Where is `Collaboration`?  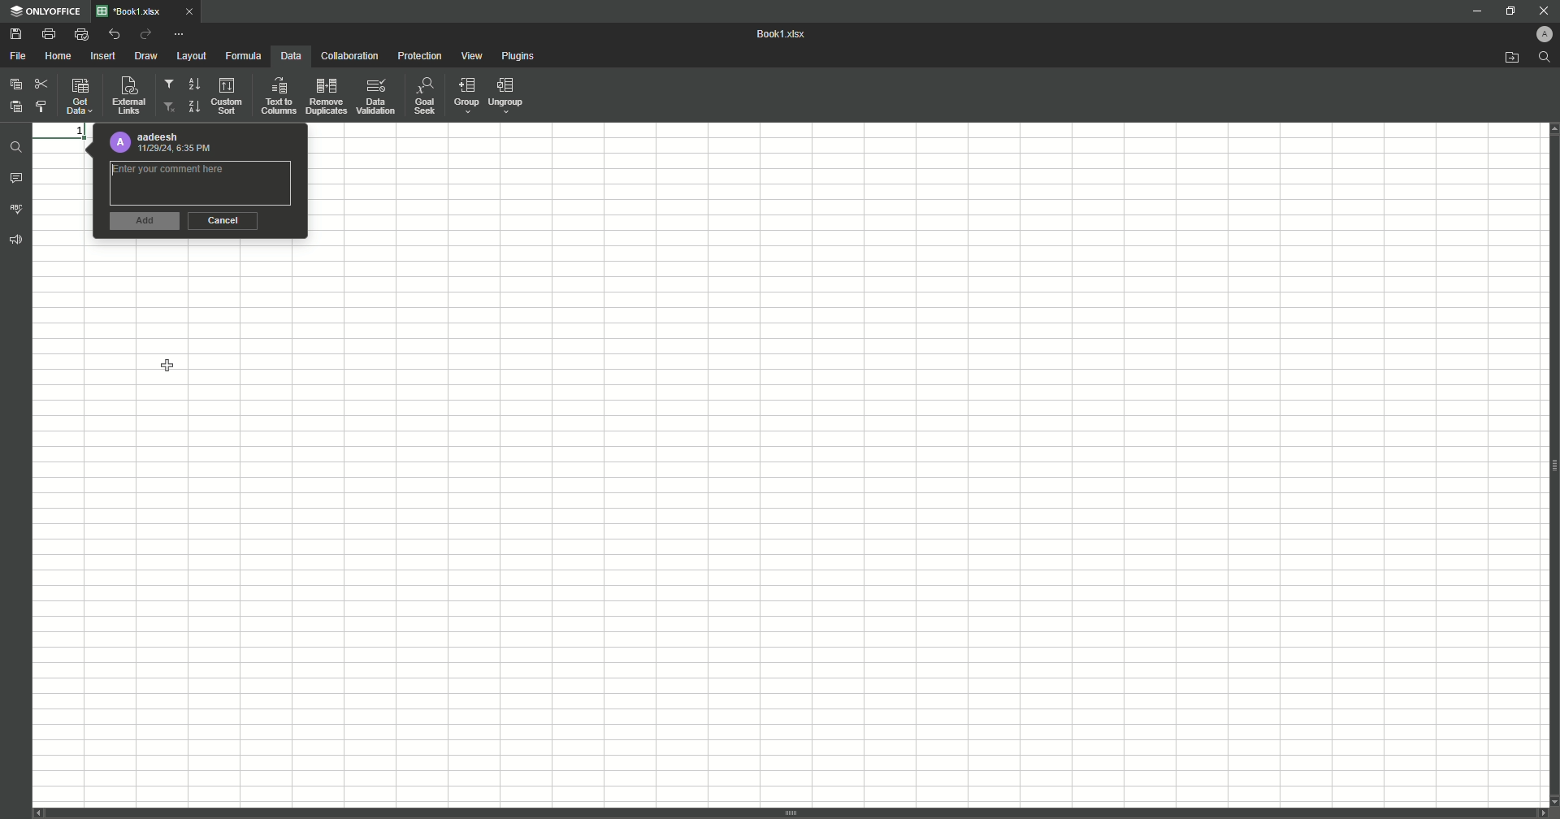 Collaboration is located at coordinates (349, 57).